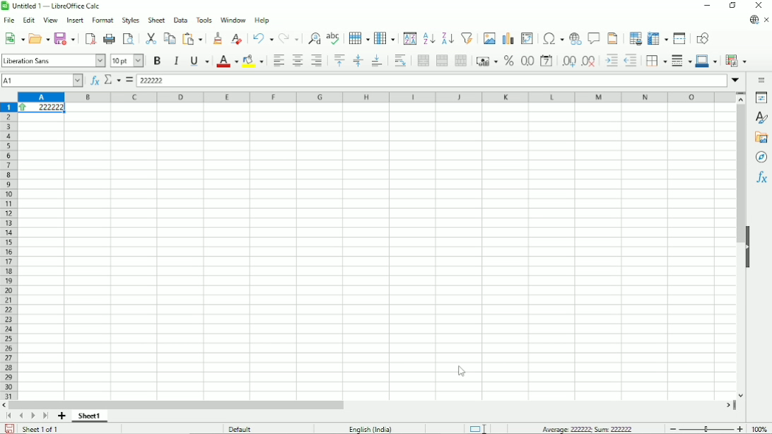  Describe the element at coordinates (568, 61) in the screenshot. I see `Add decimal place` at that location.